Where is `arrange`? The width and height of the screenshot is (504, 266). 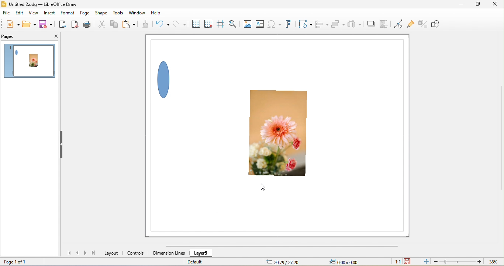 arrange is located at coordinates (333, 24).